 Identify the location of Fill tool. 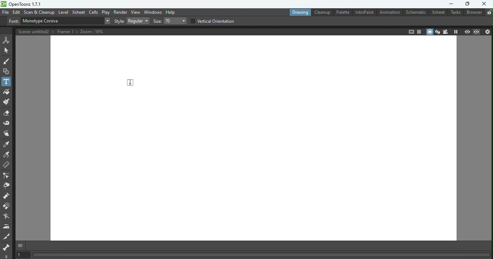
(6, 92).